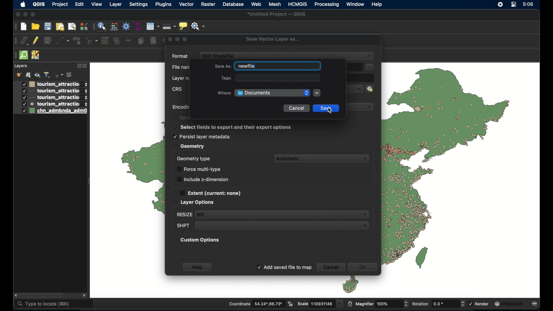  Describe the element at coordinates (189, 146) in the screenshot. I see `geometry ` at that location.